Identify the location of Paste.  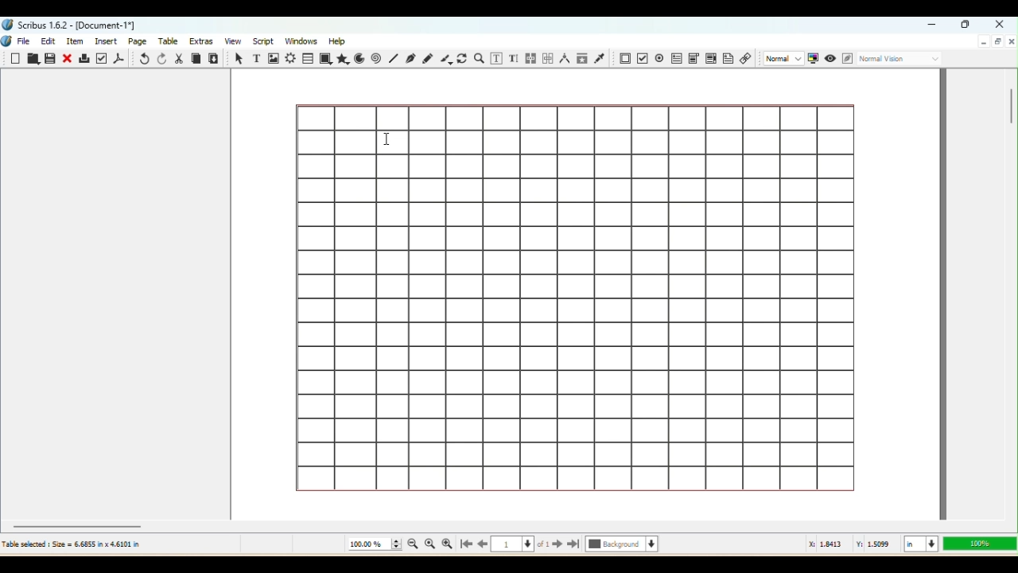
(215, 58).